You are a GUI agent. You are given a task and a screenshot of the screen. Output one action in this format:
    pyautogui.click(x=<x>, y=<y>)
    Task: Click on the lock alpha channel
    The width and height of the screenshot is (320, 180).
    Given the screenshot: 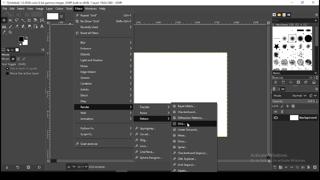 What is the action you would take?
    pyautogui.click(x=293, y=106)
    